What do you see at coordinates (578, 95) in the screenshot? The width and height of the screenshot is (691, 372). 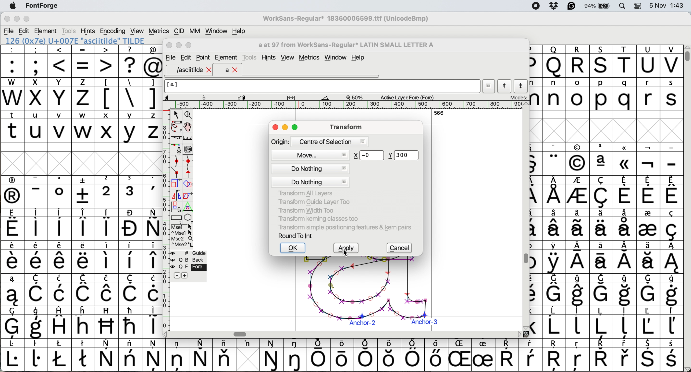 I see `o` at bounding box center [578, 95].